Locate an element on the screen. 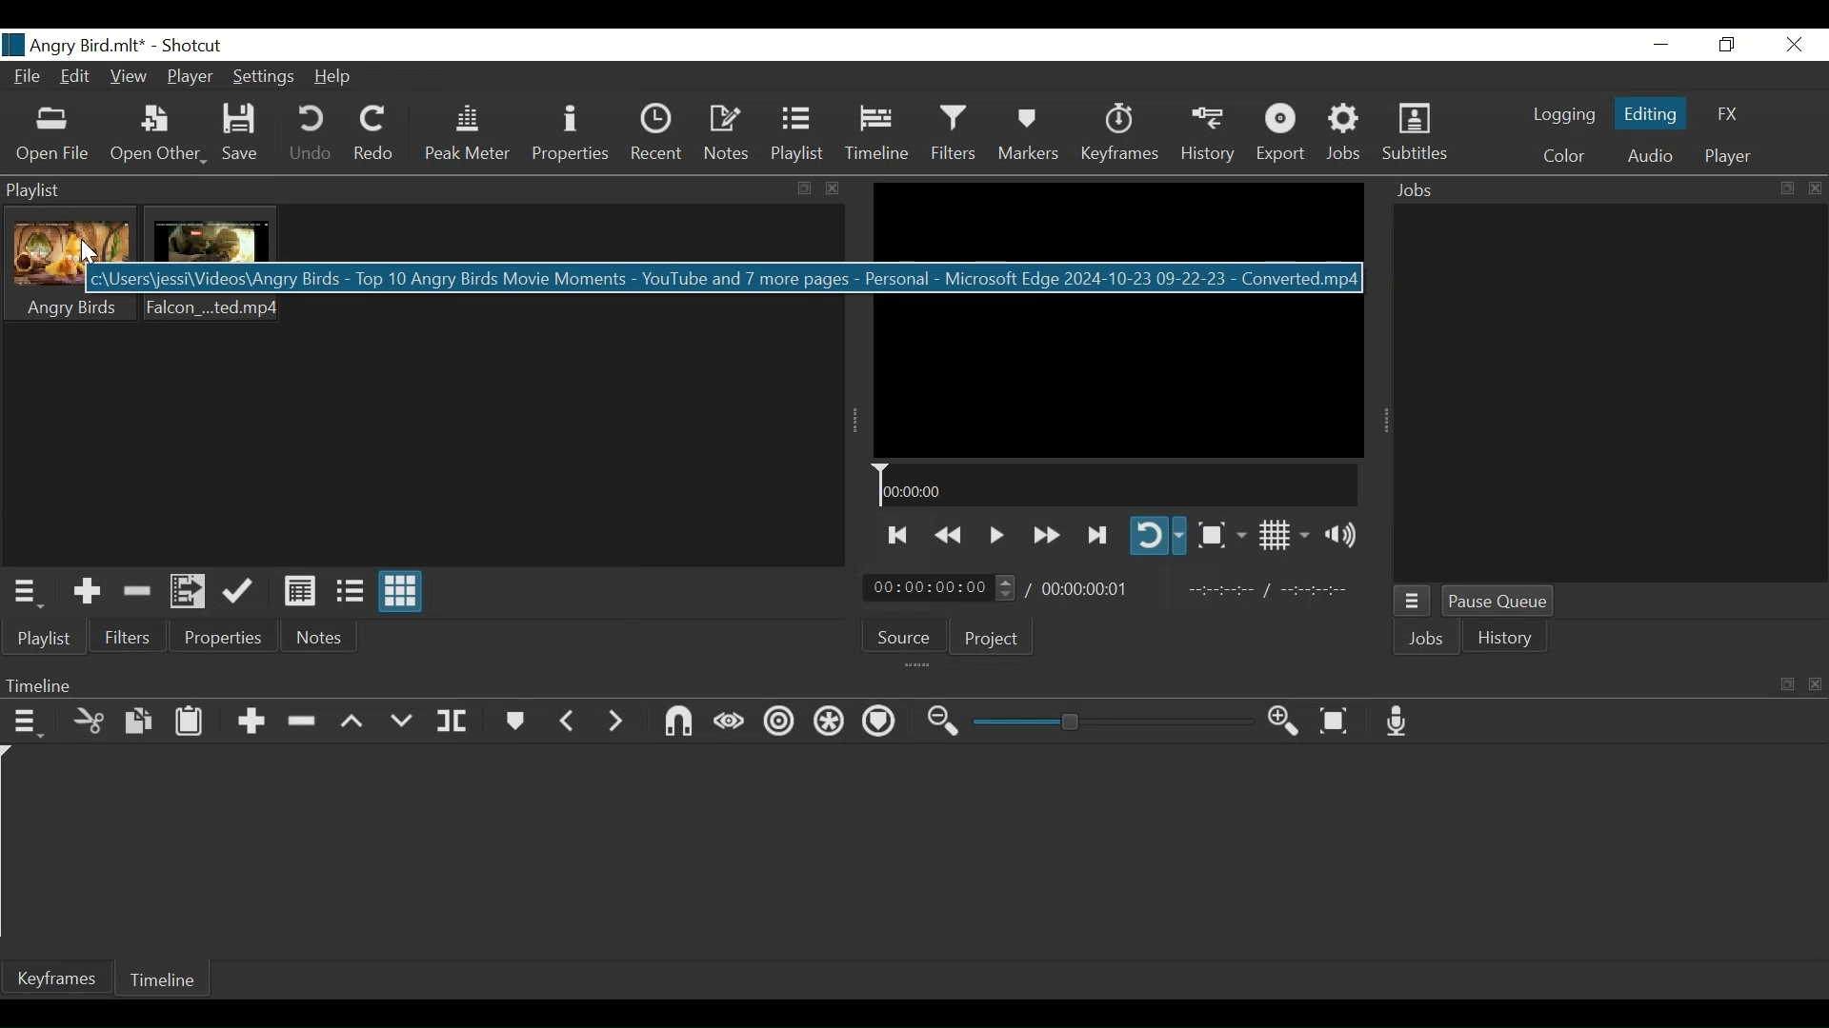  logging is located at coordinates (1564, 117).